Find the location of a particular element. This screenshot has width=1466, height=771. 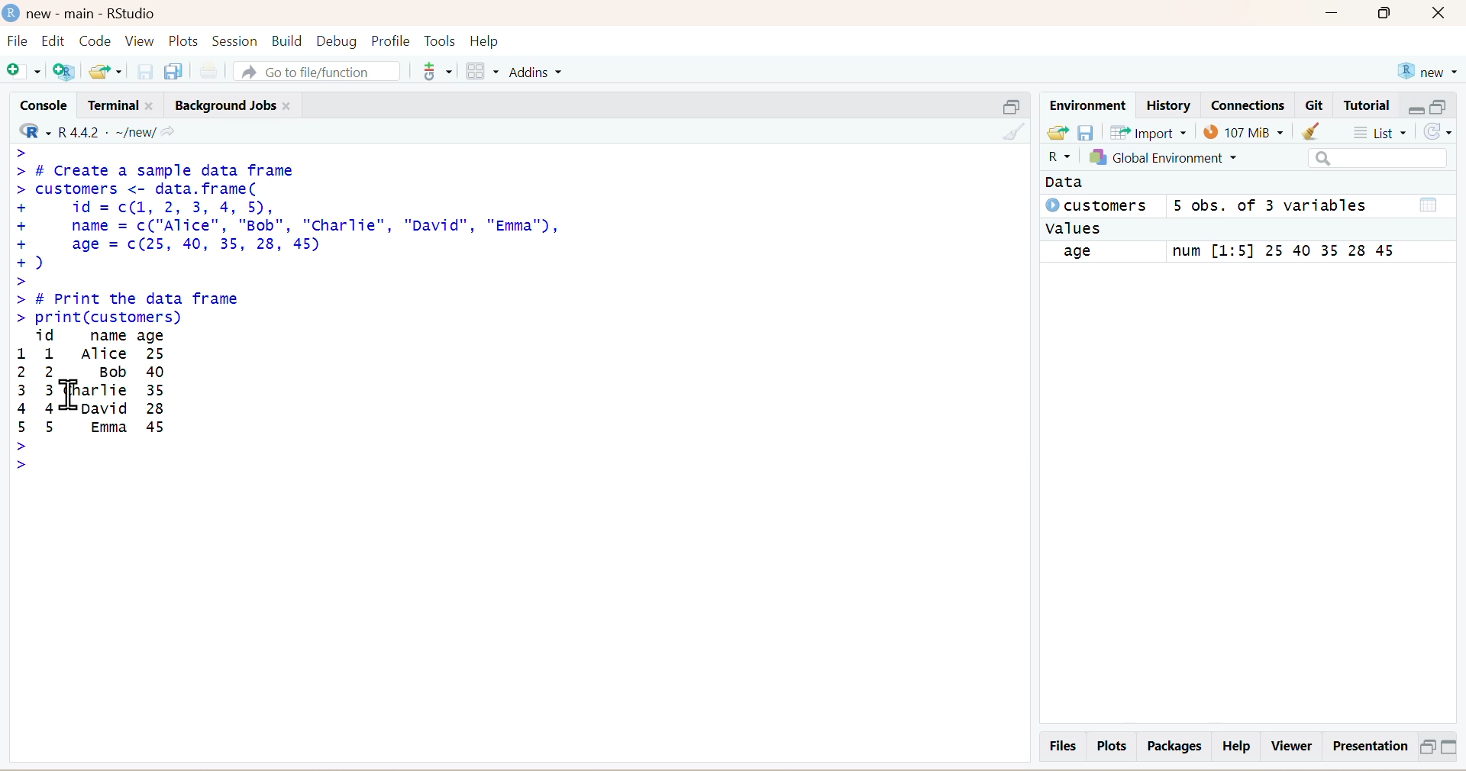

Terminal is located at coordinates (118, 103).